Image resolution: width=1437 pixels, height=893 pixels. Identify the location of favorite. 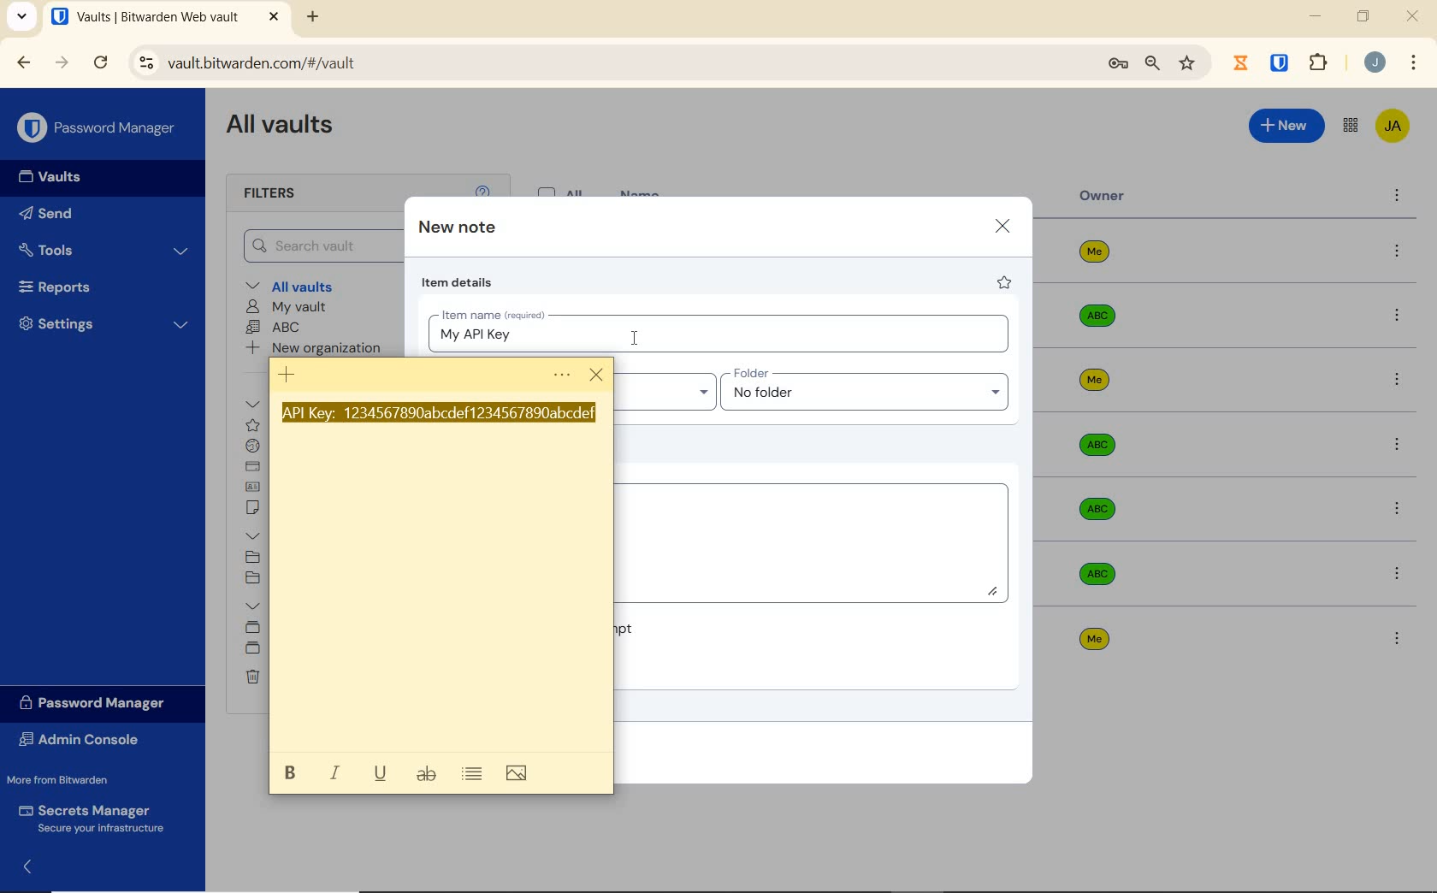
(1005, 285).